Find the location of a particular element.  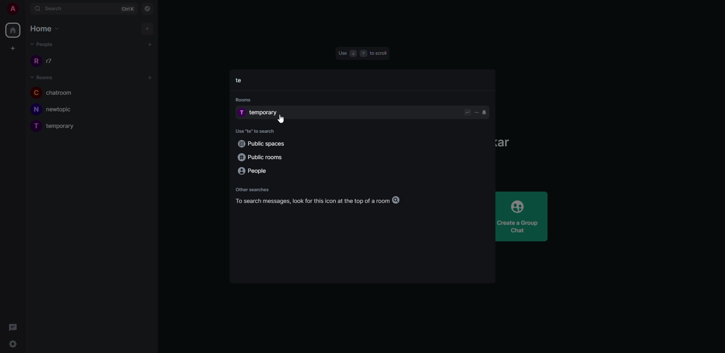

Public spaces is located at coordinates (262, 143).